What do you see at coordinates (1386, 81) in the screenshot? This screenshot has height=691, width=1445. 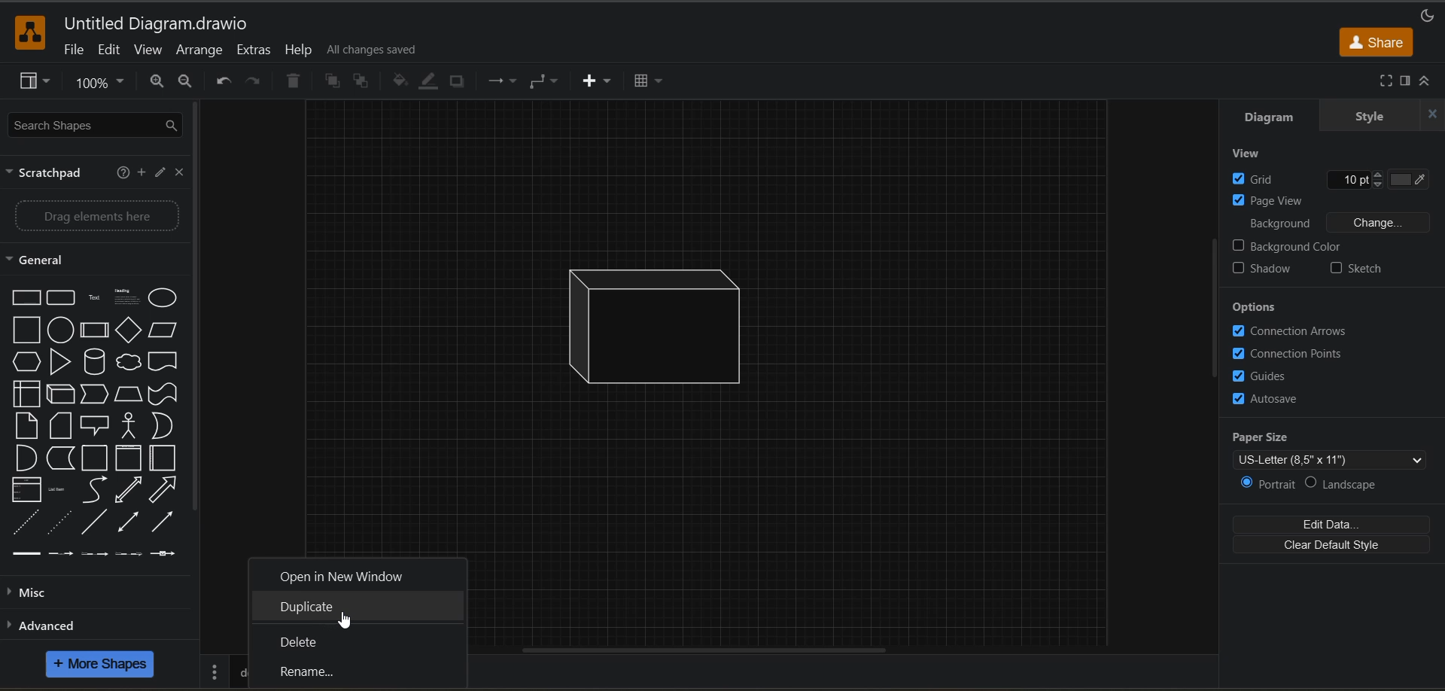 I see `fullscreen` at bounding box center [1386, 81].